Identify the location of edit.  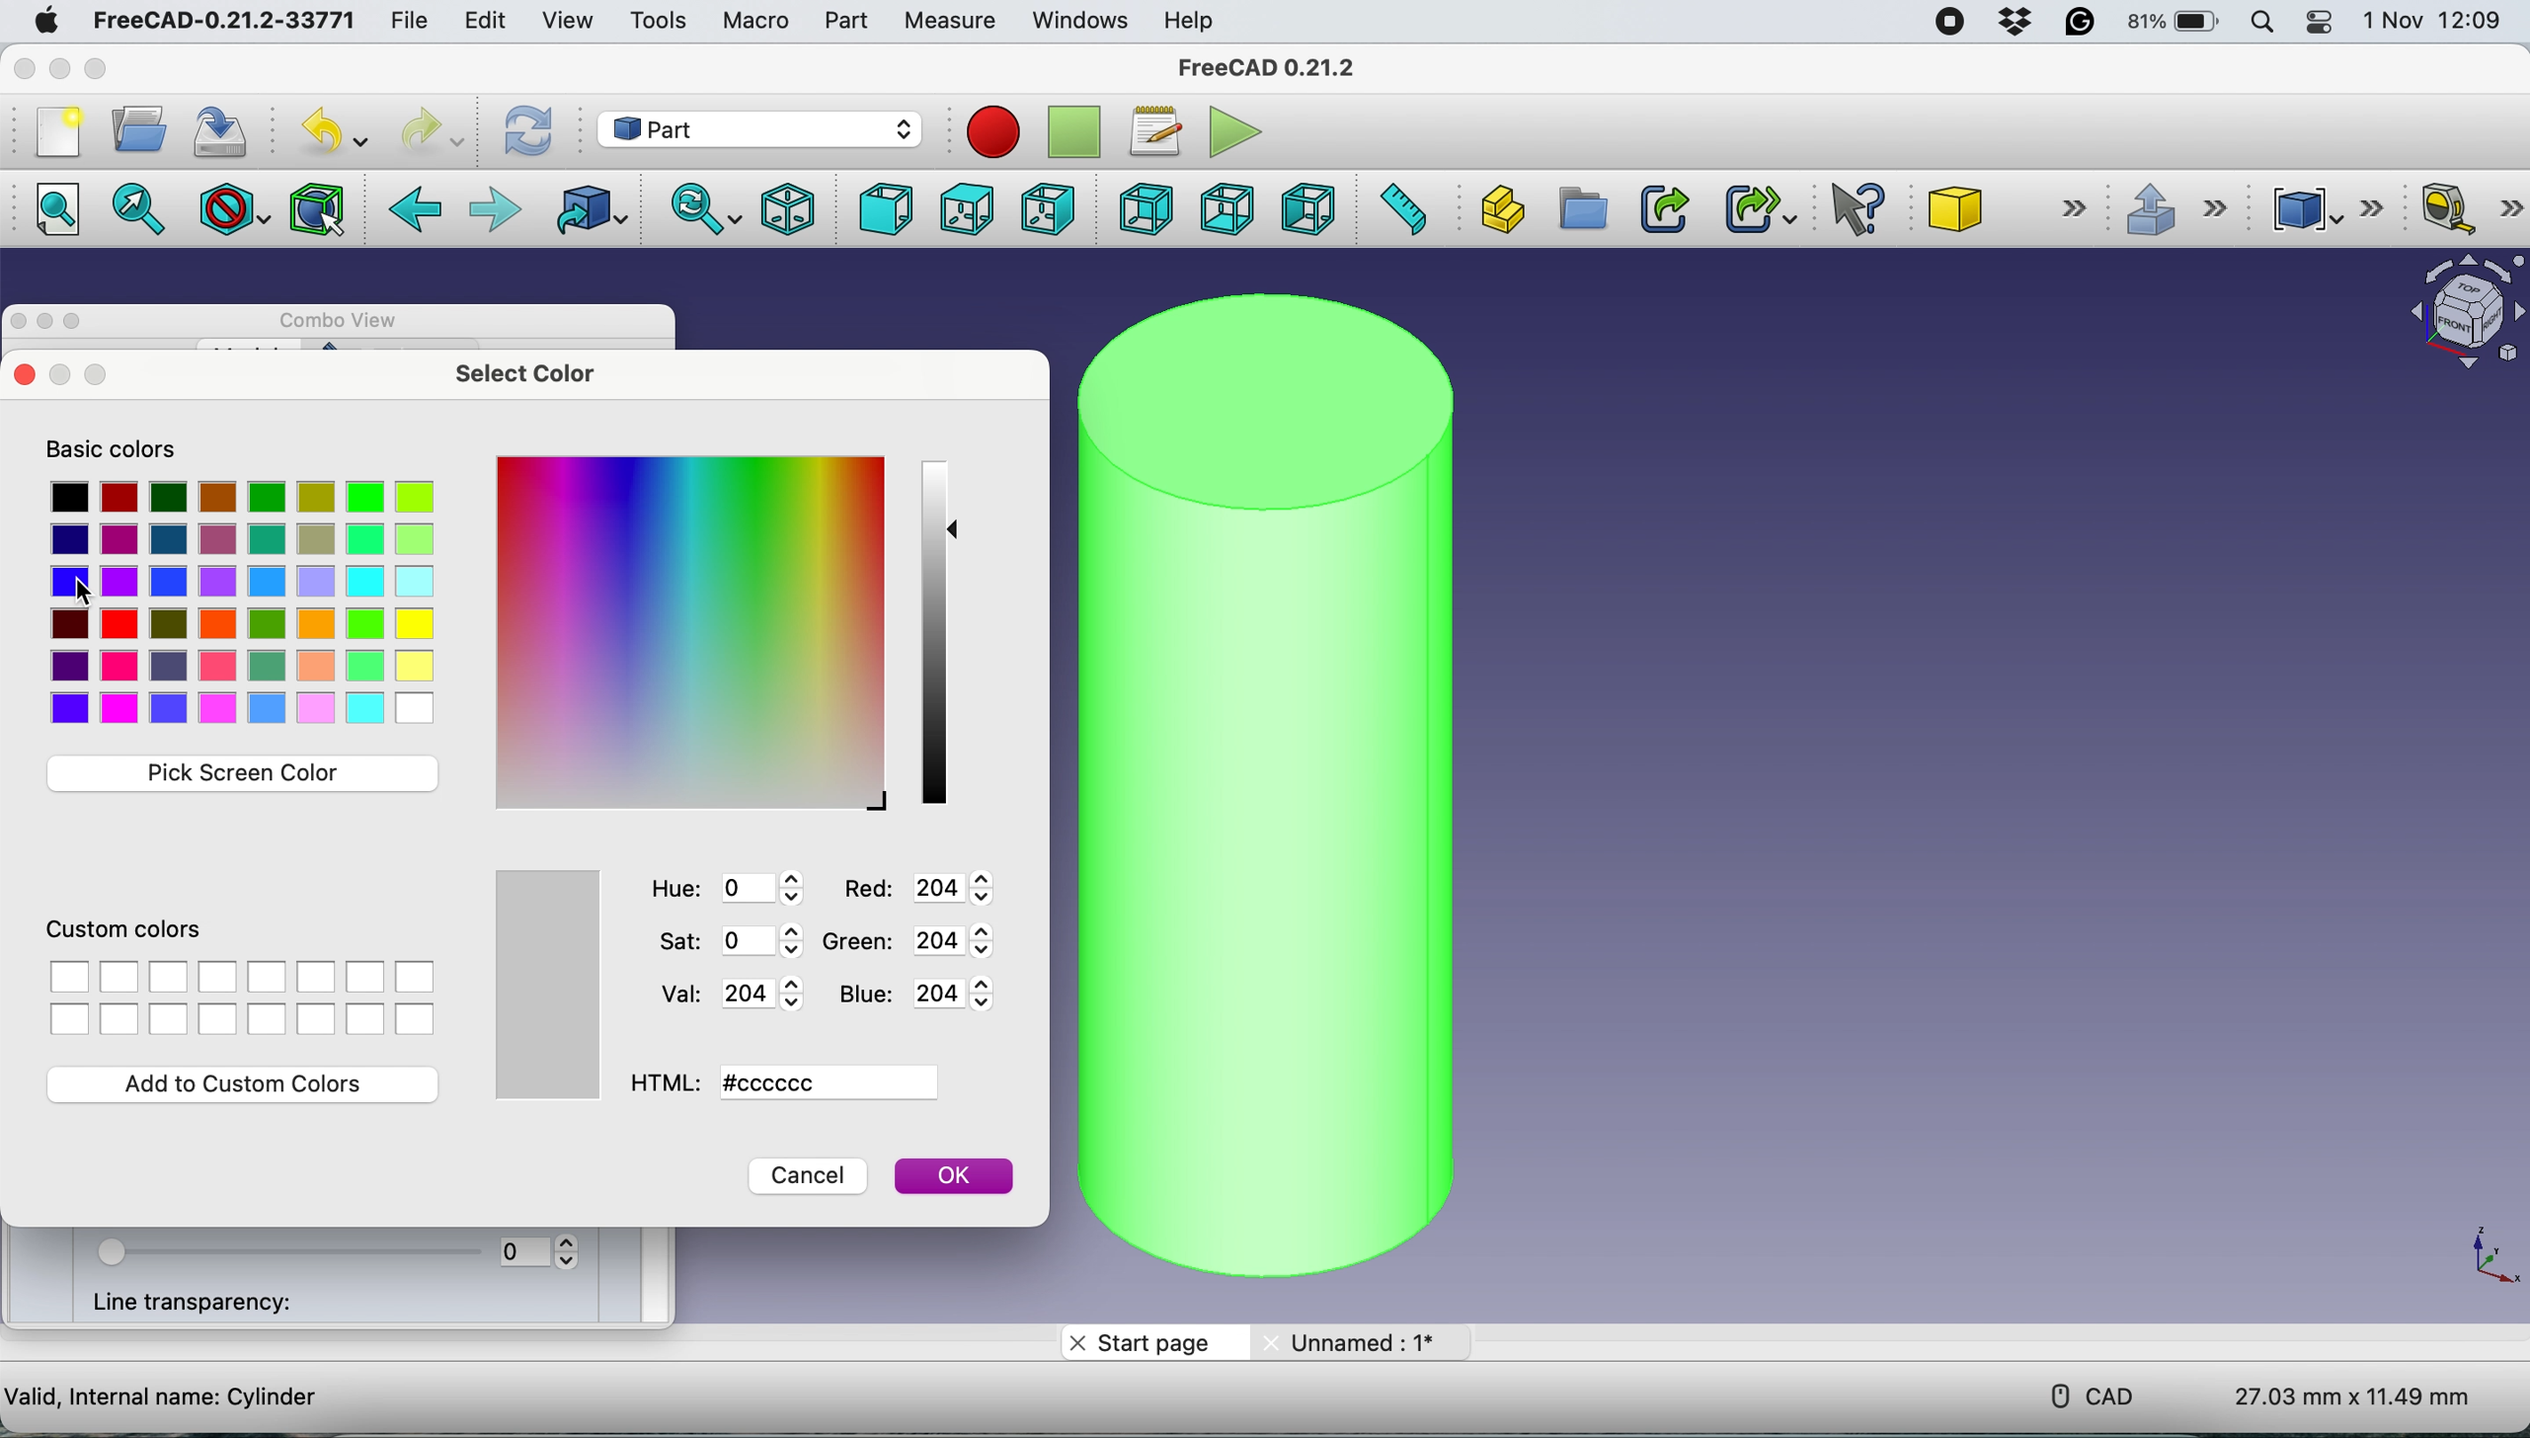
(491, 23).